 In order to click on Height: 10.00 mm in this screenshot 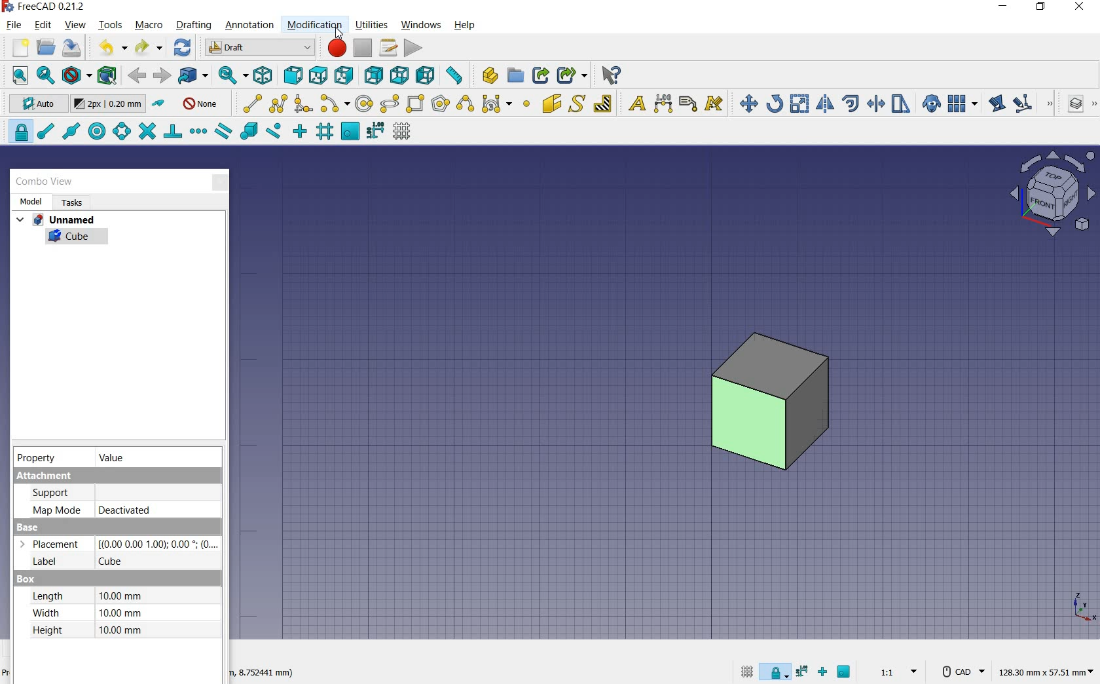, I will do `click(89, 630)`.